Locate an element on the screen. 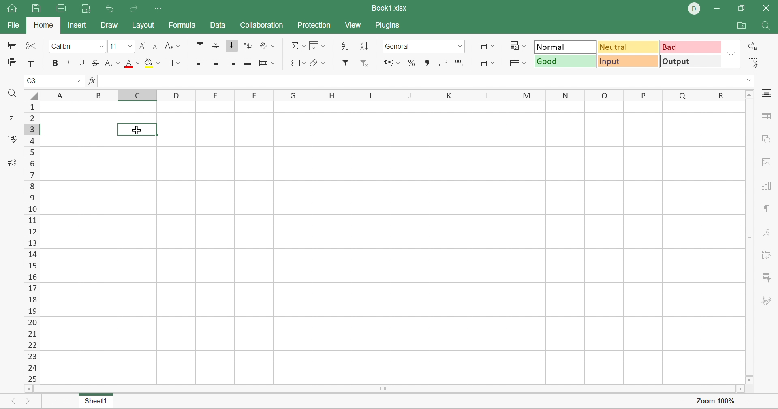 This screenshot has width=778, height=409. Zoom 100% is located at coordinates (717, 400).